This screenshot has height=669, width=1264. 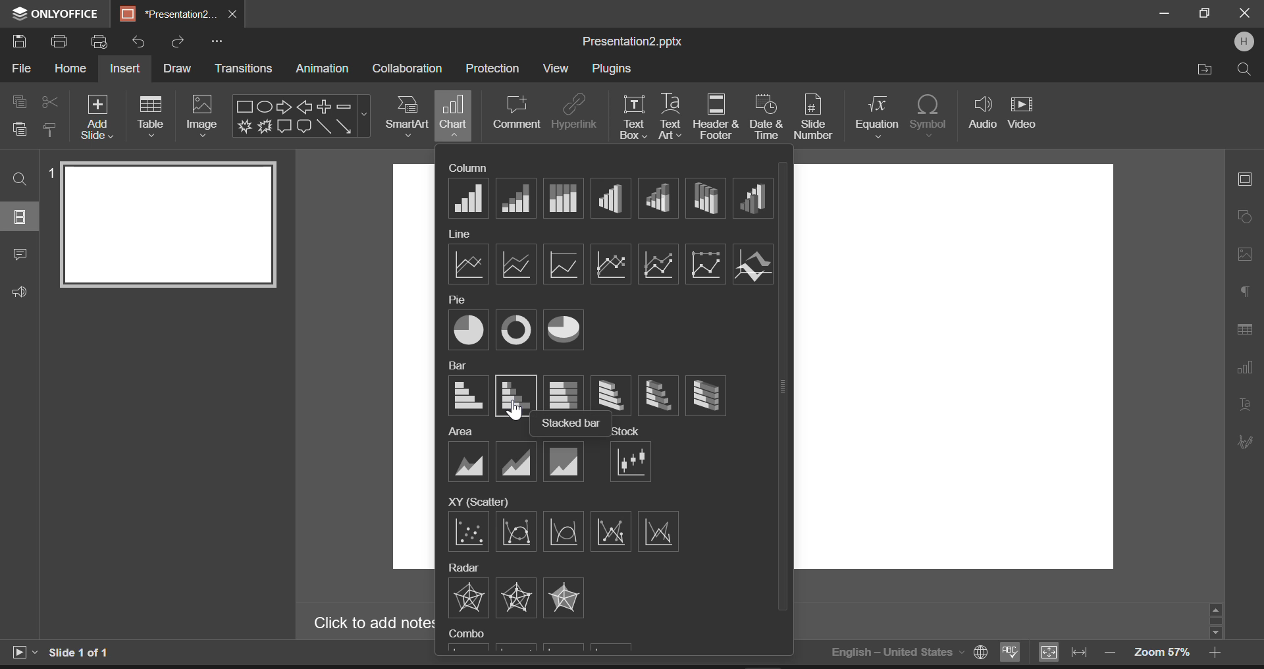 I want to click on Quick print, so click(x=100, y=43).